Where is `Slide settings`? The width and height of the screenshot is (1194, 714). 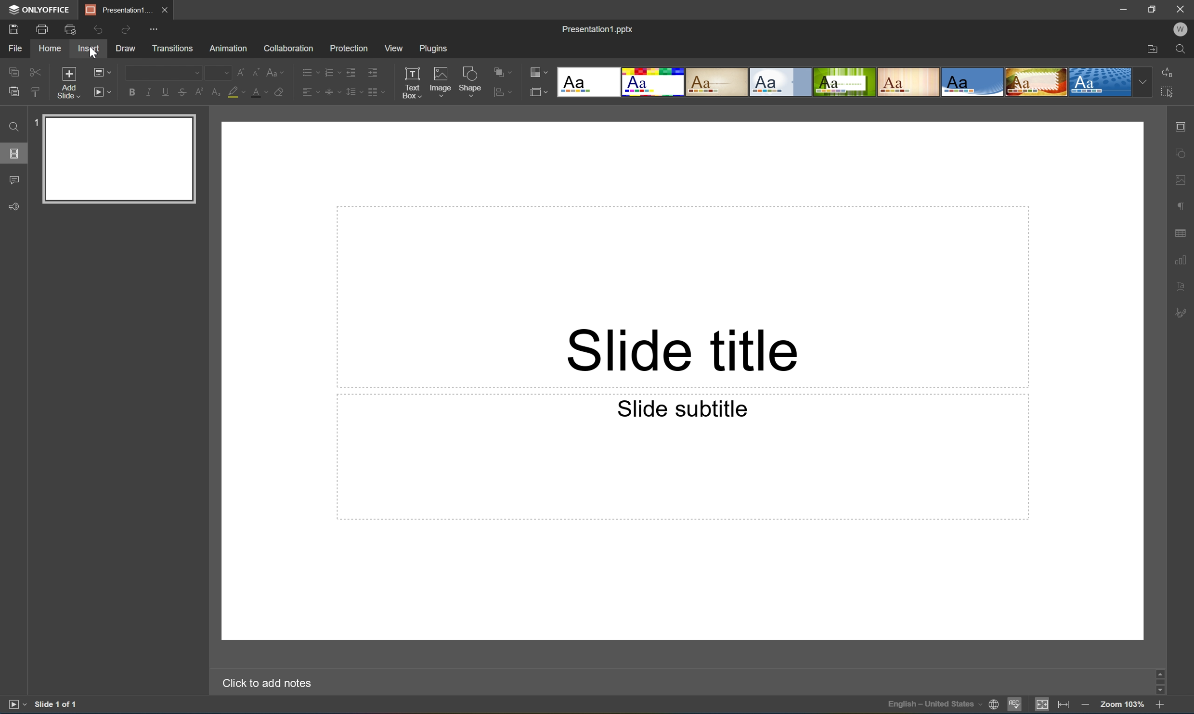 Slide settings is located at coordinates (1184, 126).